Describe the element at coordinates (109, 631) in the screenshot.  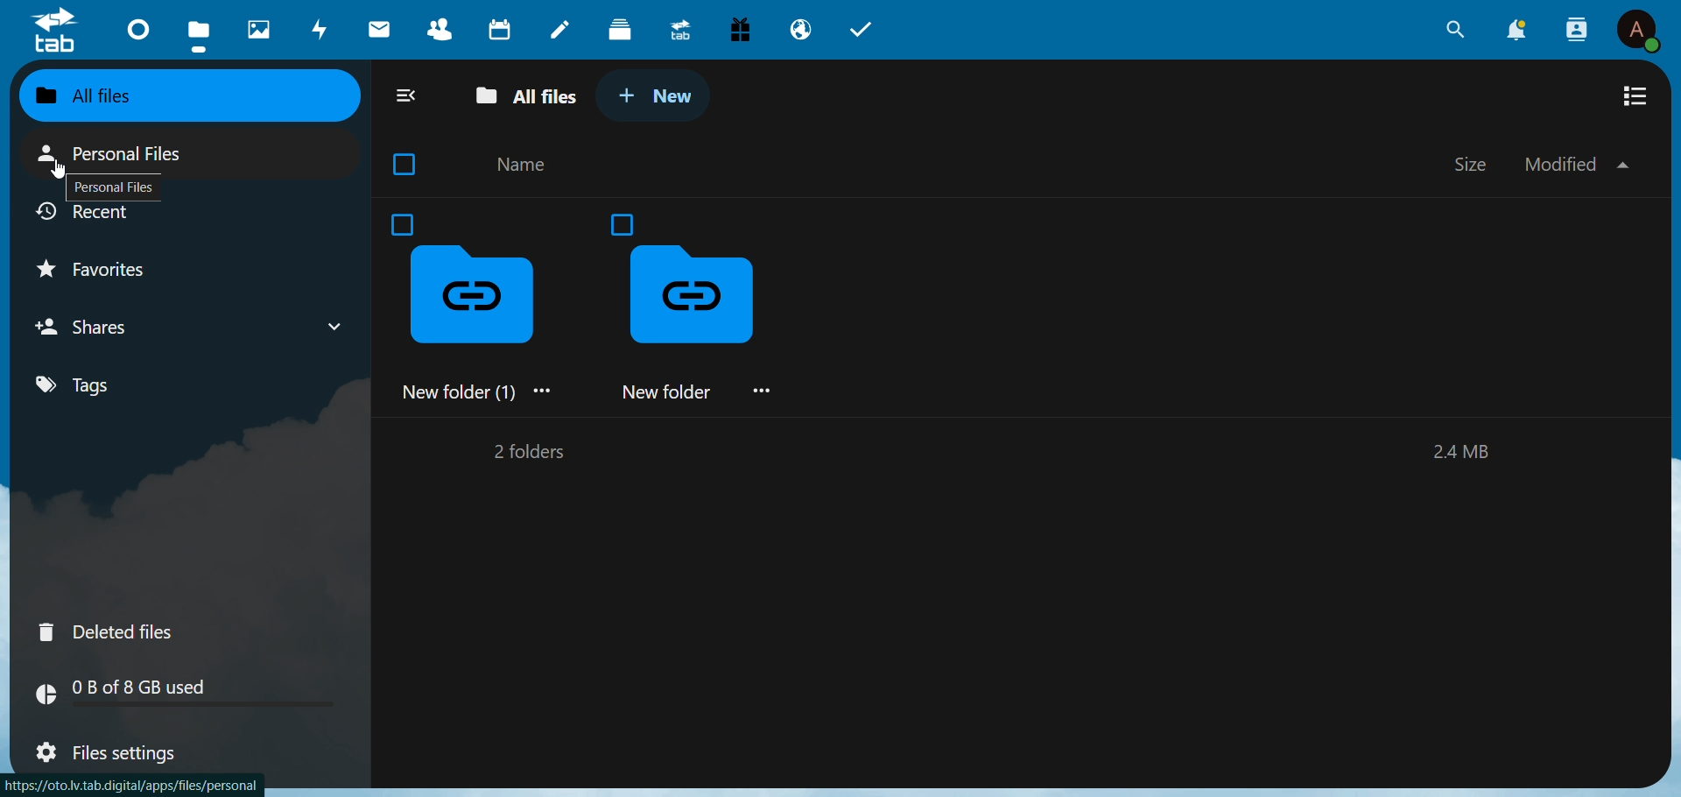
I see `deleted files` at that location.